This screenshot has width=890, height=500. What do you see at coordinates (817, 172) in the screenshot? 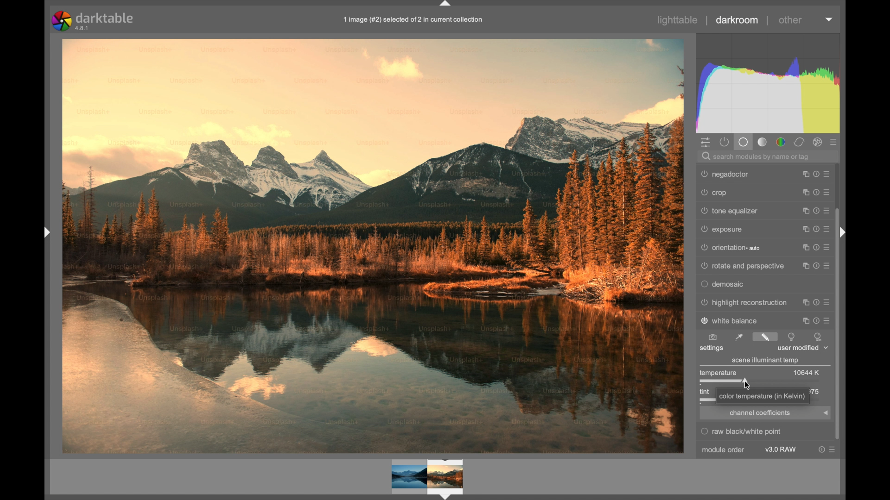
I see `reset parameters` at bounding box center [817, 172].